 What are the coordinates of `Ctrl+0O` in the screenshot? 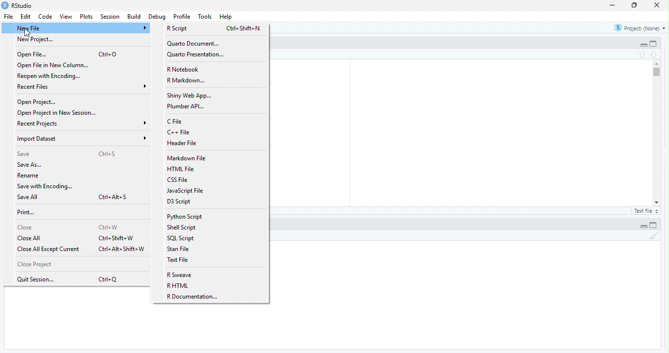 It's located at (108, 54).